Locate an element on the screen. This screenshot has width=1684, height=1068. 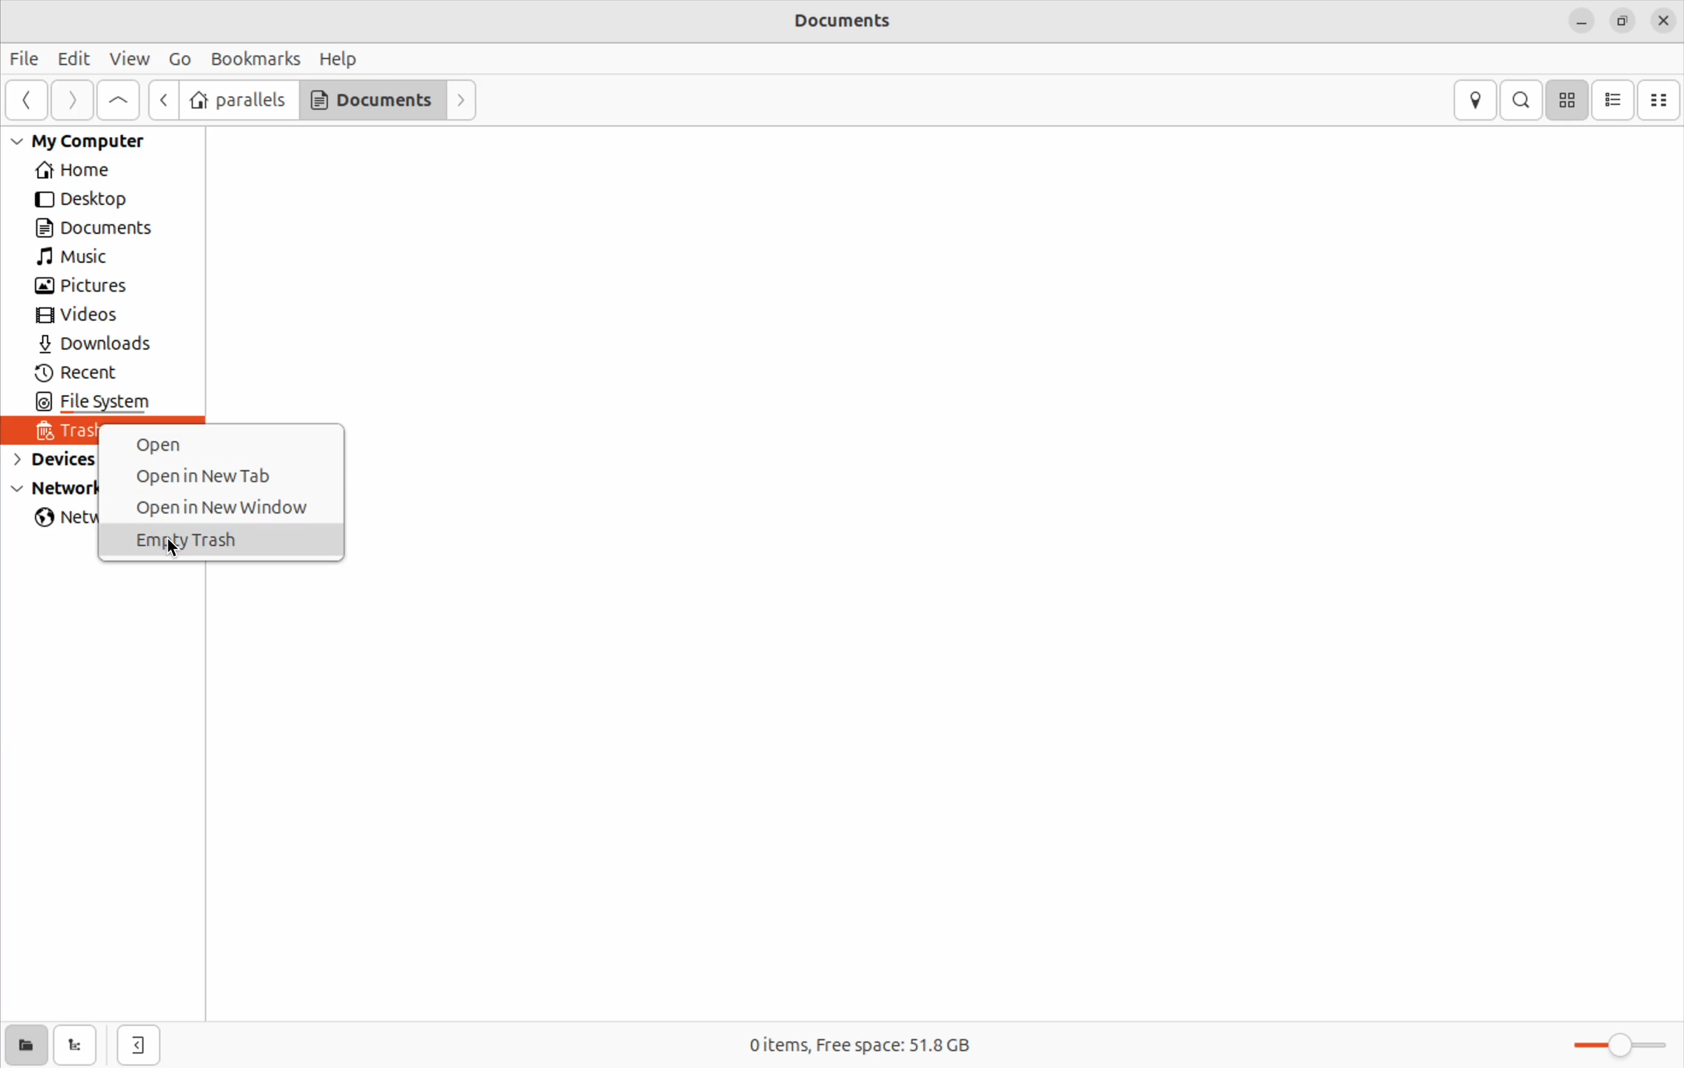
file system is located at coordinates (106, 403).